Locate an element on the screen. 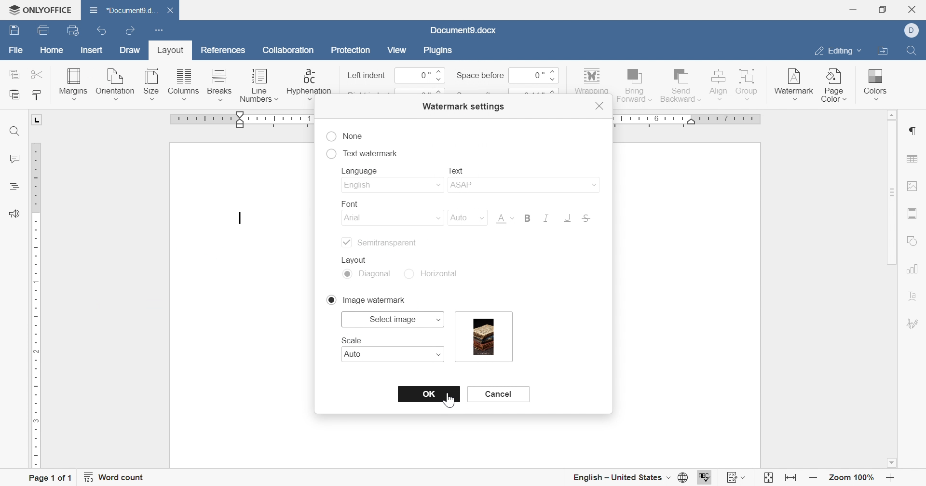 This screenshot has width=926, height=486. language is located at coordinates (362, 172).